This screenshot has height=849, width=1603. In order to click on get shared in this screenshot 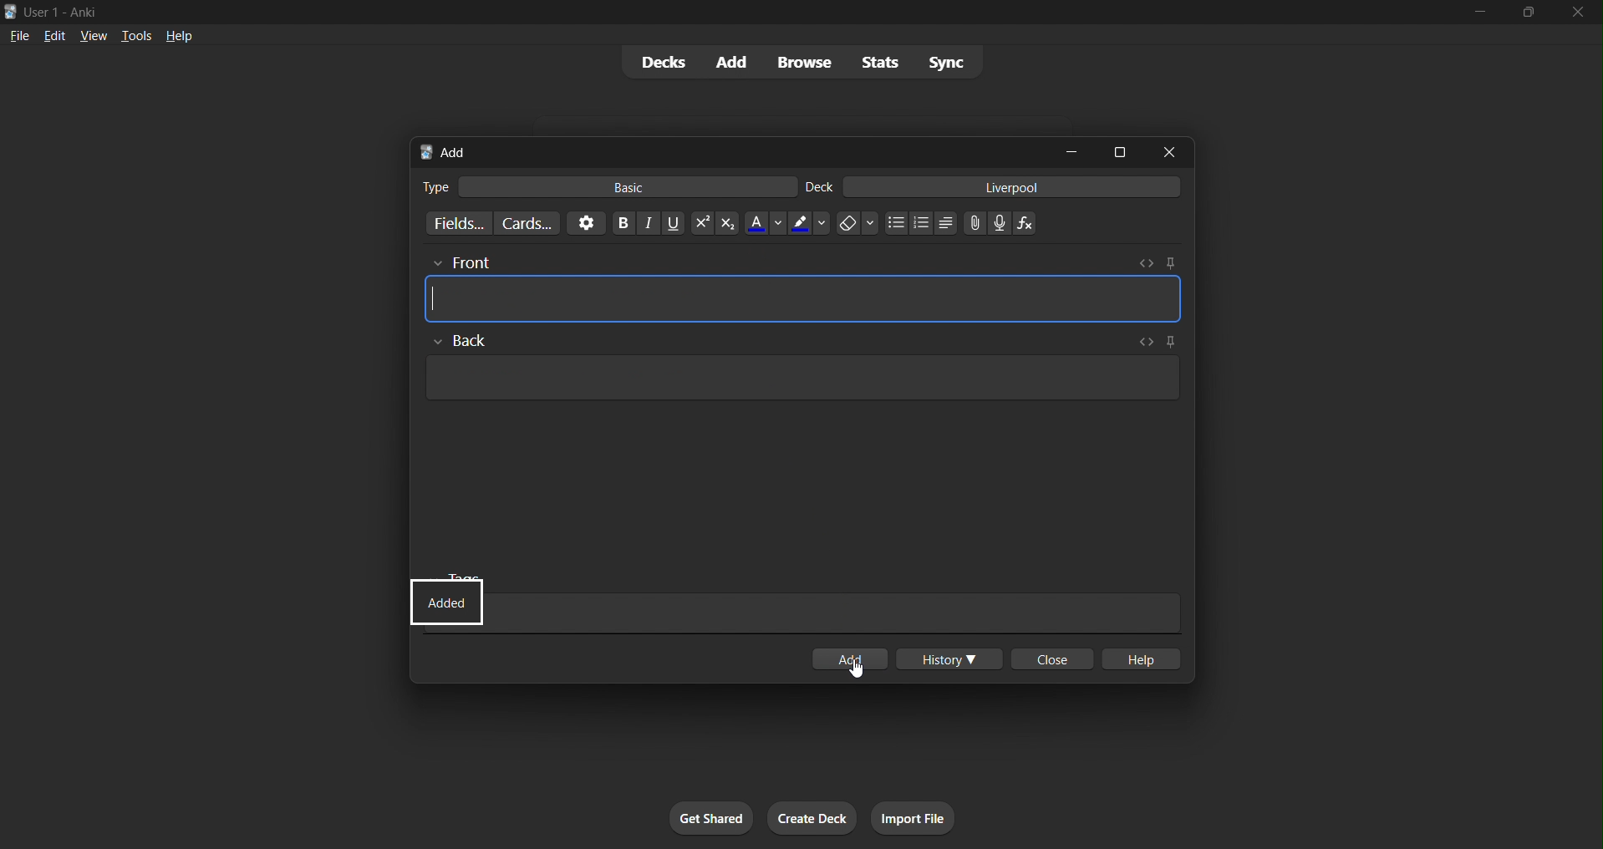, I will do `click(705, 819)`.